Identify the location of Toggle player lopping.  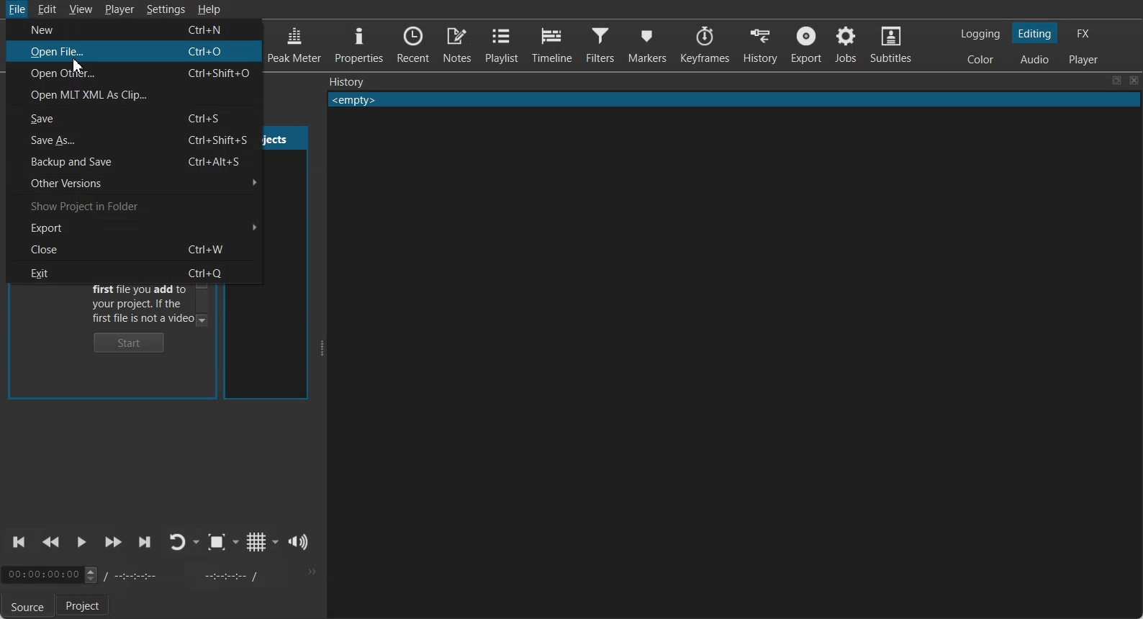
(178, 542).